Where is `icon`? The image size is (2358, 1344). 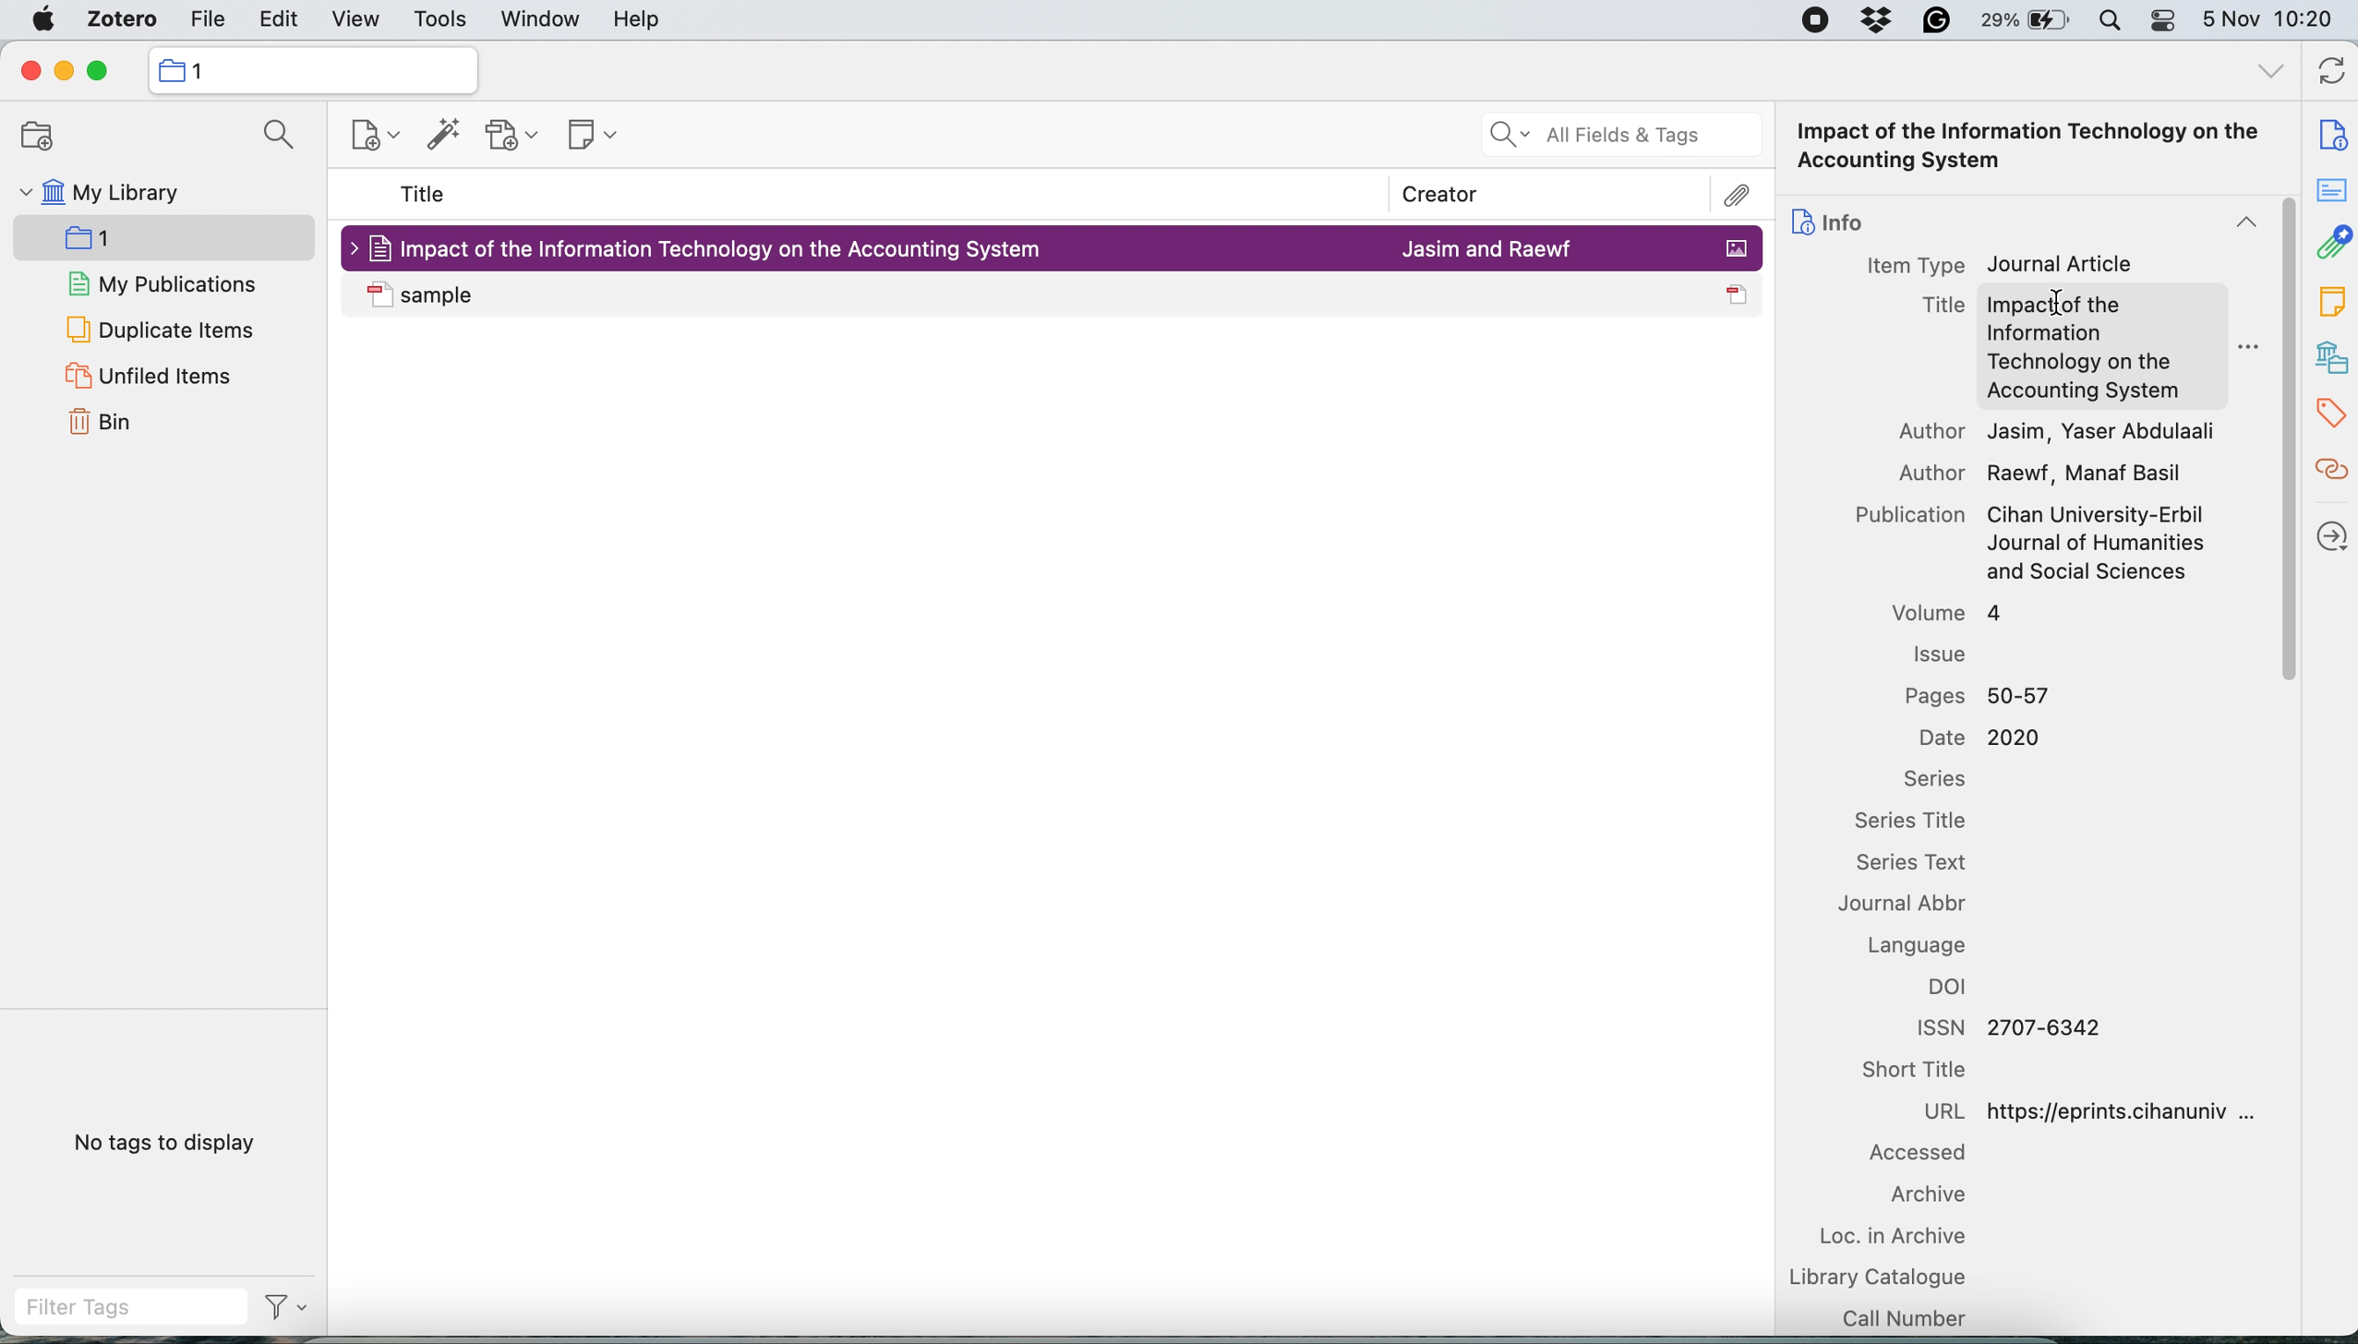
icon is located at coordinates (1803, 221).